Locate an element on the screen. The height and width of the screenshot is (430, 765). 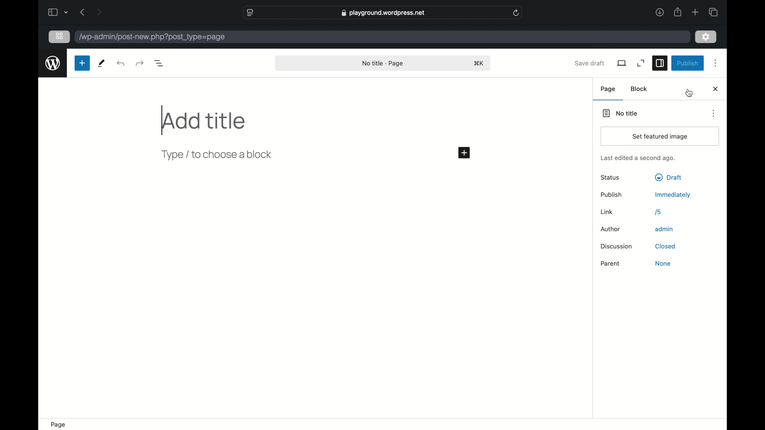
more options is located at coordinates (715, 113).